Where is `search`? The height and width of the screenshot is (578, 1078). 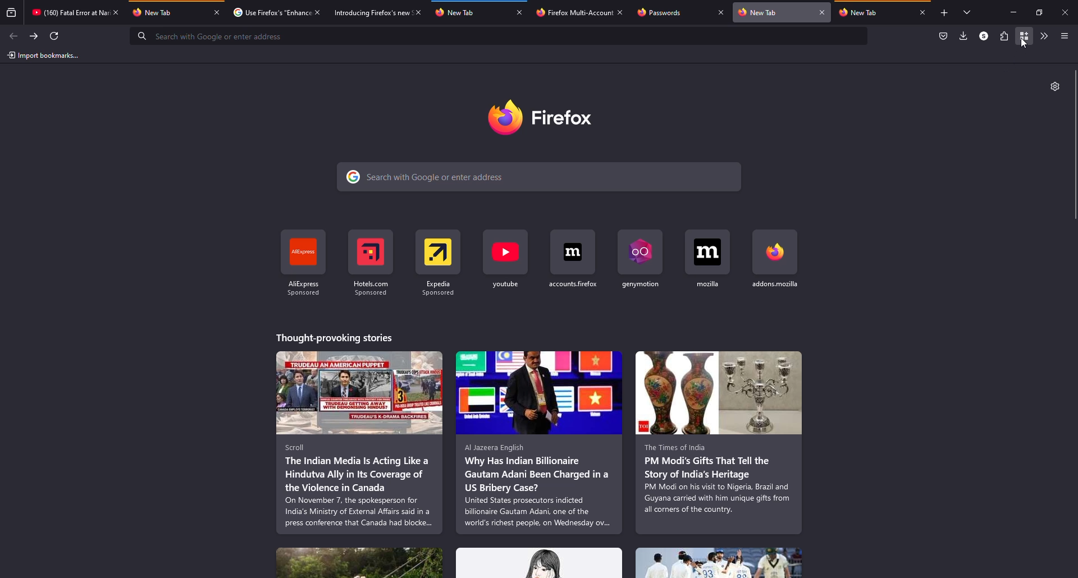
search is located at coordinates (500, 36).